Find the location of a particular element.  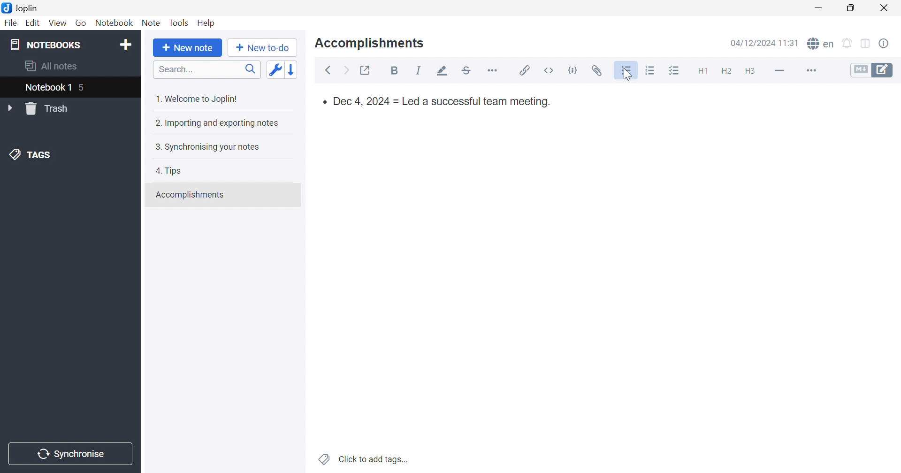

code is located at coordinates (573, 69).